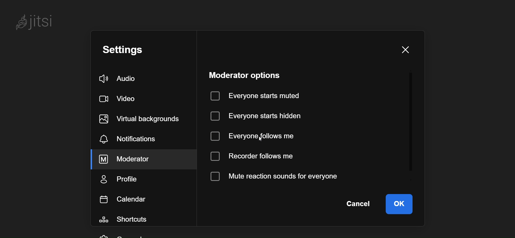  Describe the element at coordinates (127, 220) in the screenshot. I see `shortcut` at that location.